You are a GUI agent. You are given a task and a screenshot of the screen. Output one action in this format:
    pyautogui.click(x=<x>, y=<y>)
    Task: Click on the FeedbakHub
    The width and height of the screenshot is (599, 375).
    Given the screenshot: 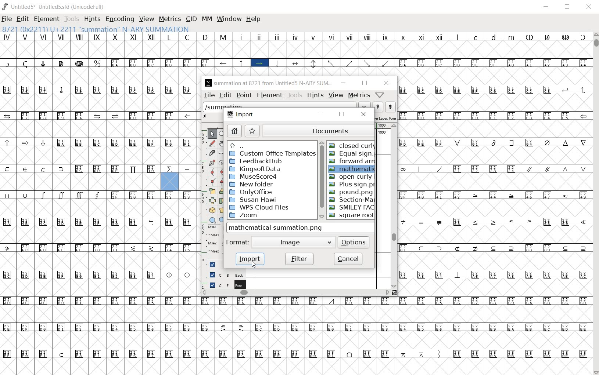 What is the action you would take?
    pyautogui.click(x=256, y=161)
    